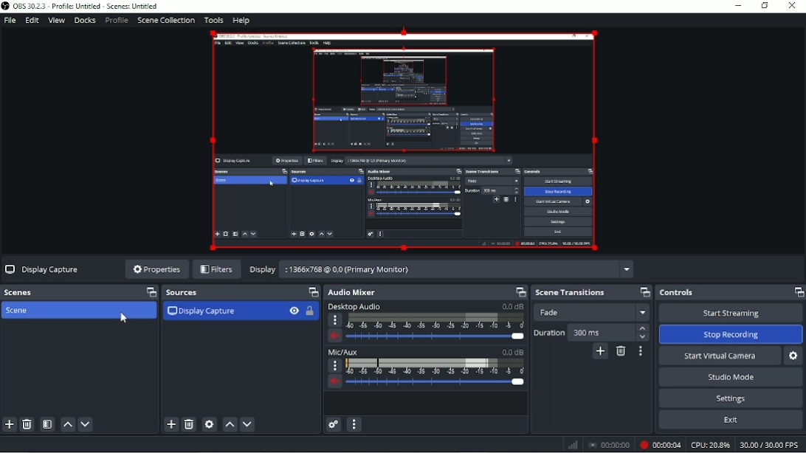 Image resolution: width=806 pixels, height=453 pixels. Describe the element at coordinates (230, 425) in the screenshot. I see `Move source(s) up` at that location.